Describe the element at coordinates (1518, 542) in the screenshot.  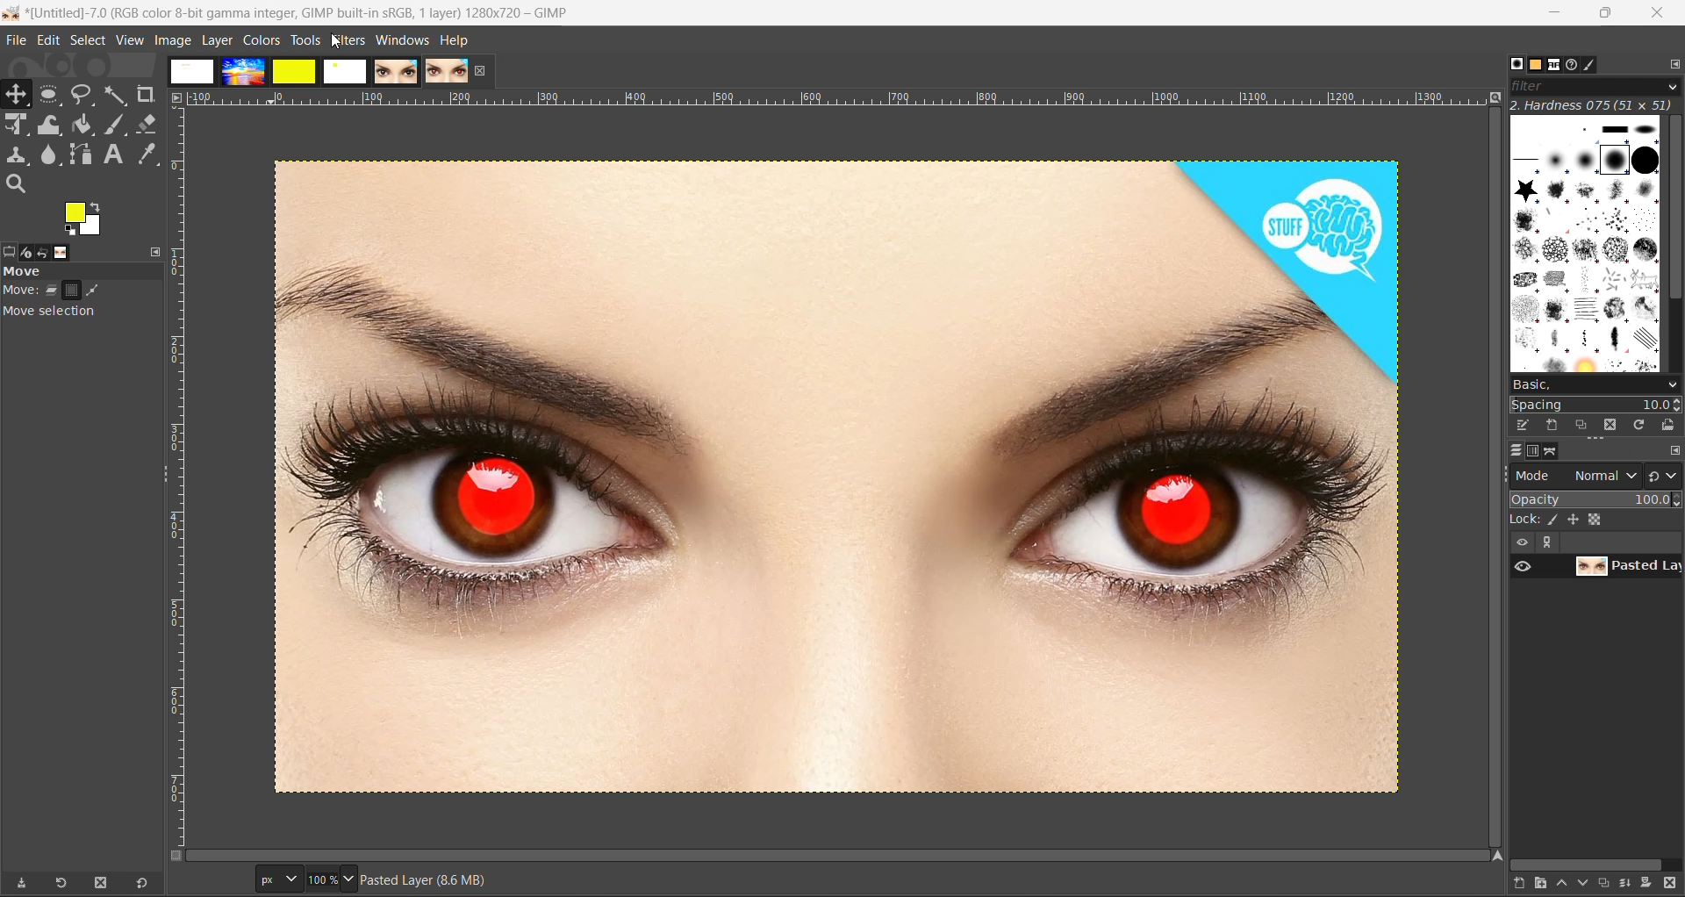
I see `view` at that location.